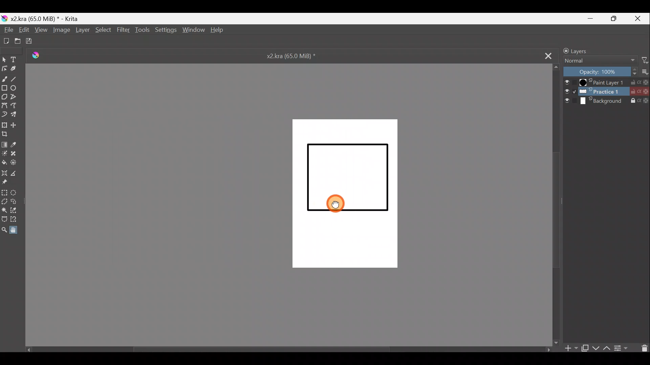 The height and width of the screenshot is (365, 650). What do you see at coordinates (5, 202) in the screenshot?
I see `Polygonal selection tool` at bounding box center [5, 202].